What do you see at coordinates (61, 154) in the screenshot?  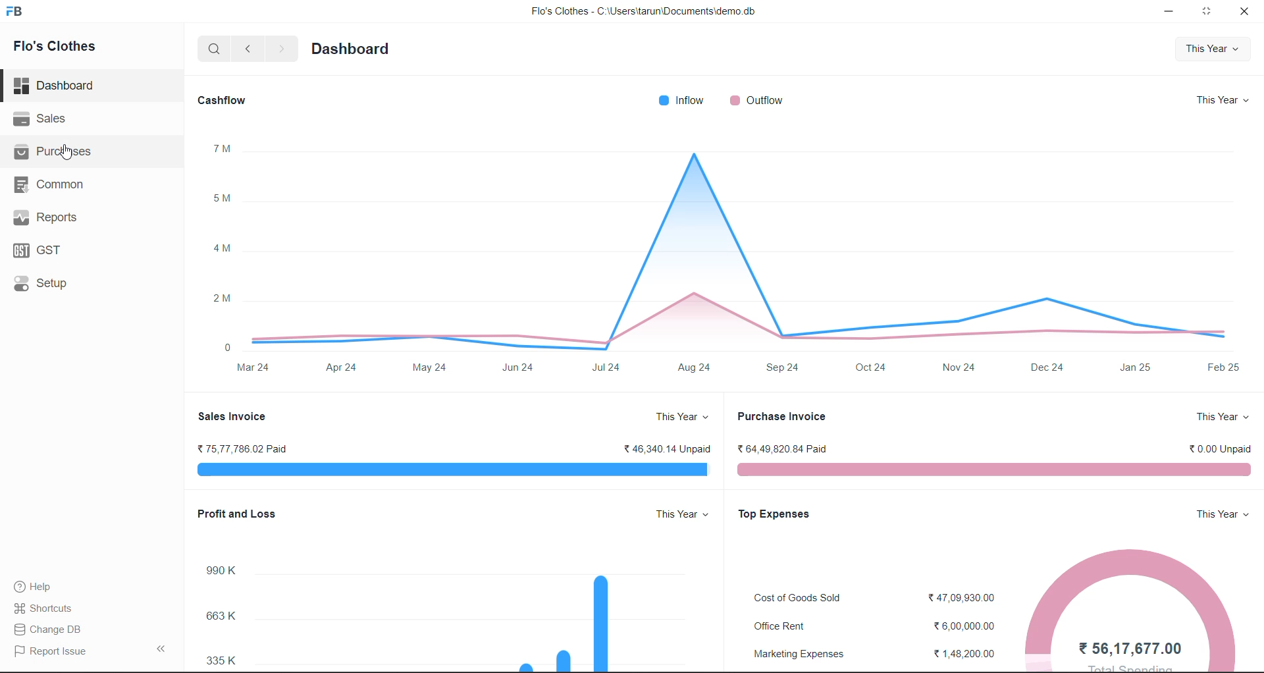 I see `Purchases` at bounding box center [61, 154].